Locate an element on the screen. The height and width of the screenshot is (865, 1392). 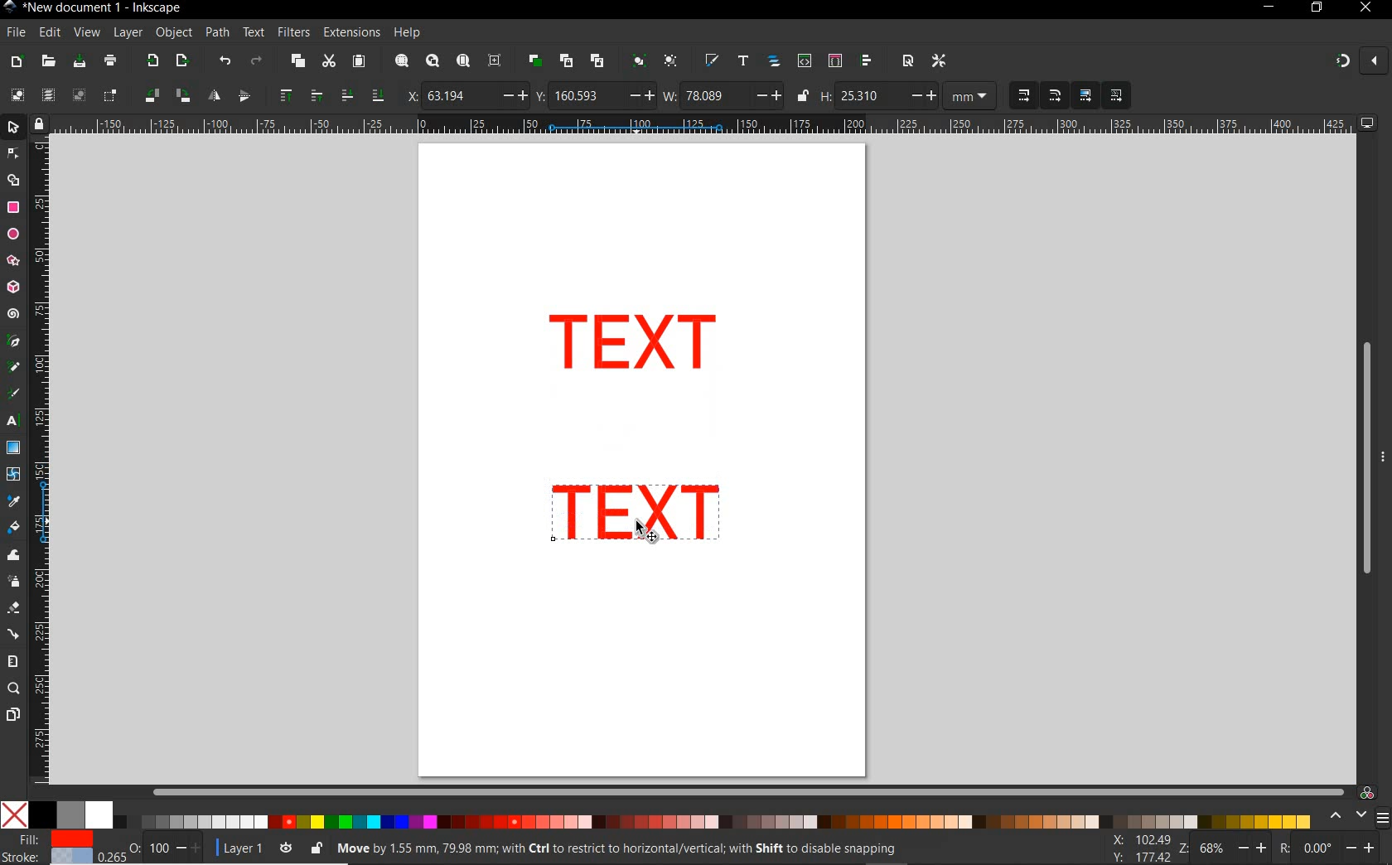
More  is located at coordinates (1383, 463).